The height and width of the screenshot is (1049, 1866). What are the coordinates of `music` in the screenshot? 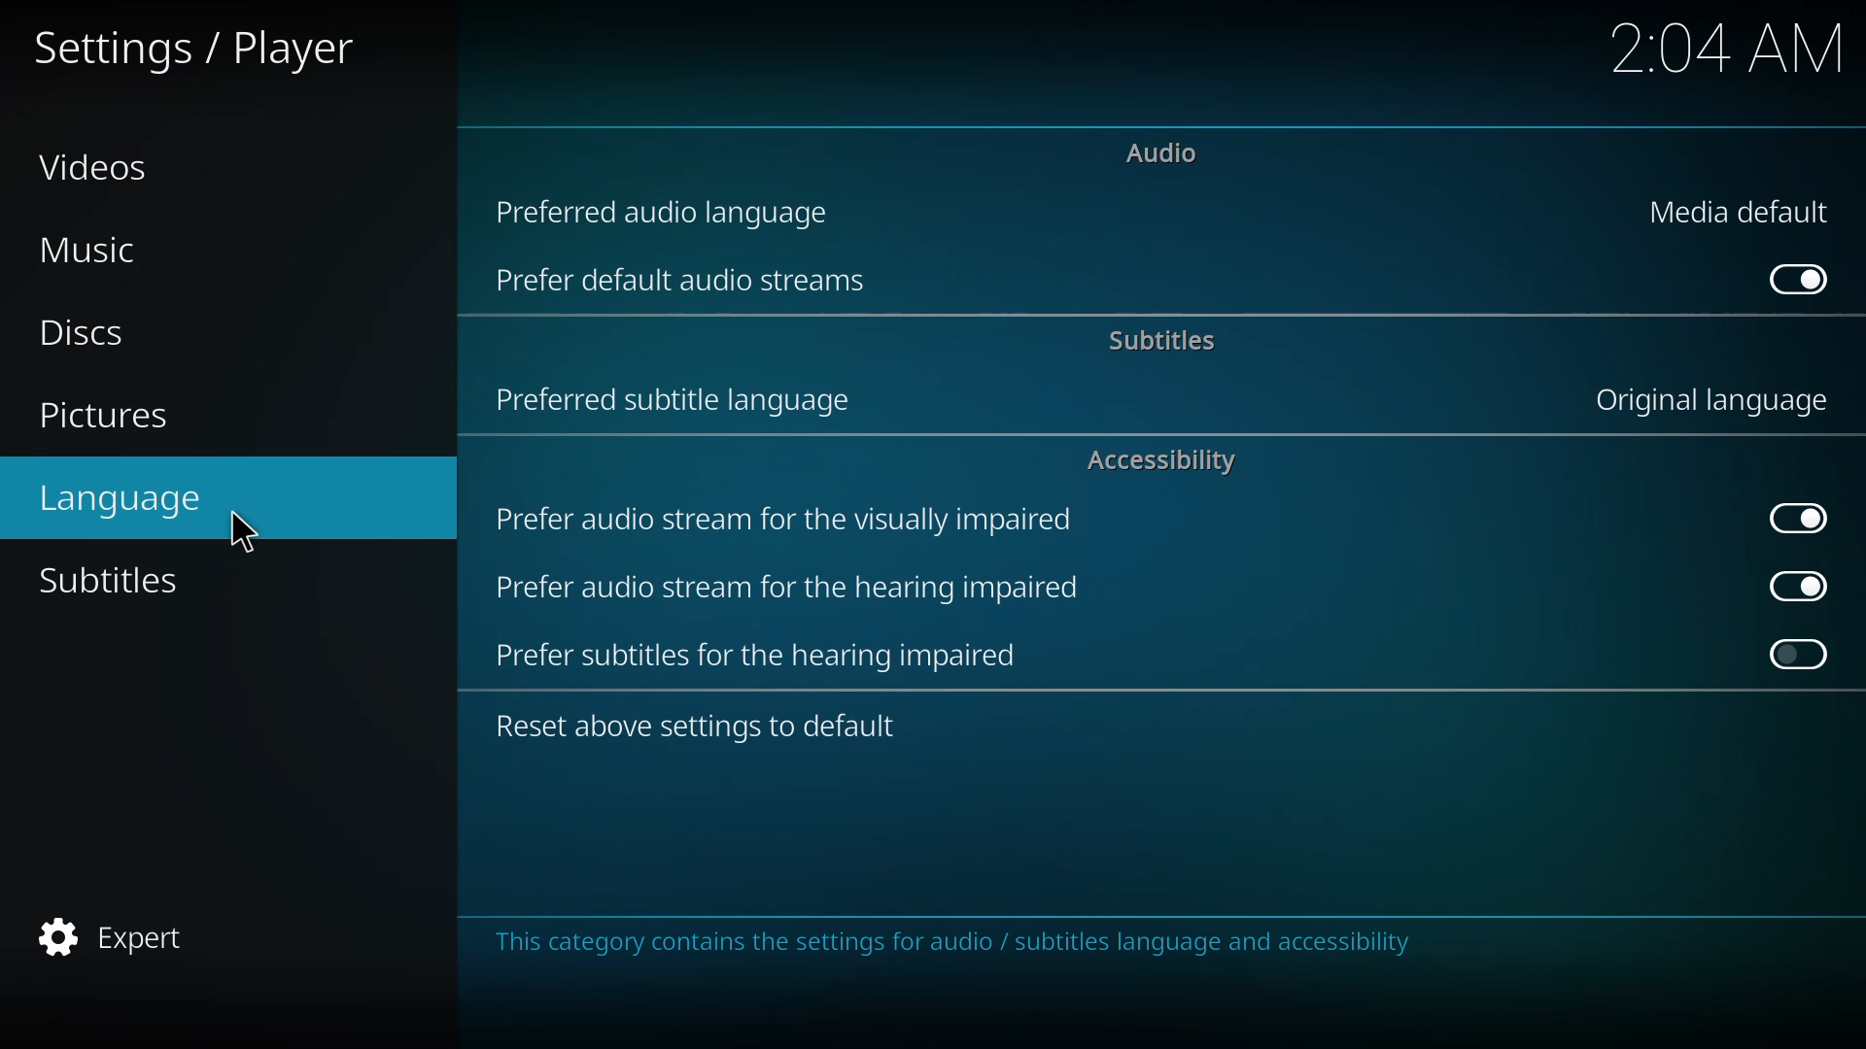 It's located at (93, 249).